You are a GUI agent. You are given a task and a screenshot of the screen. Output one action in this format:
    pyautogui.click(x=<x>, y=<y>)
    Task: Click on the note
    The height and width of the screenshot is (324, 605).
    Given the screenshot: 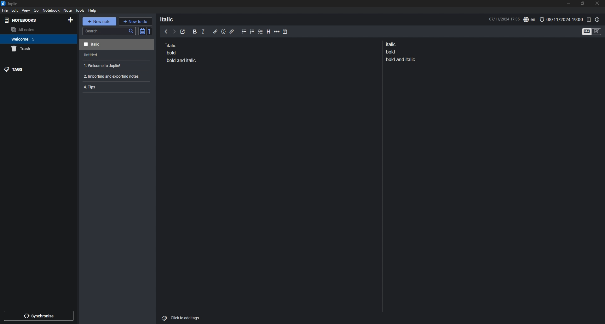 What is the action you would take?
    pyautogui.click(x=181, y=52)
    